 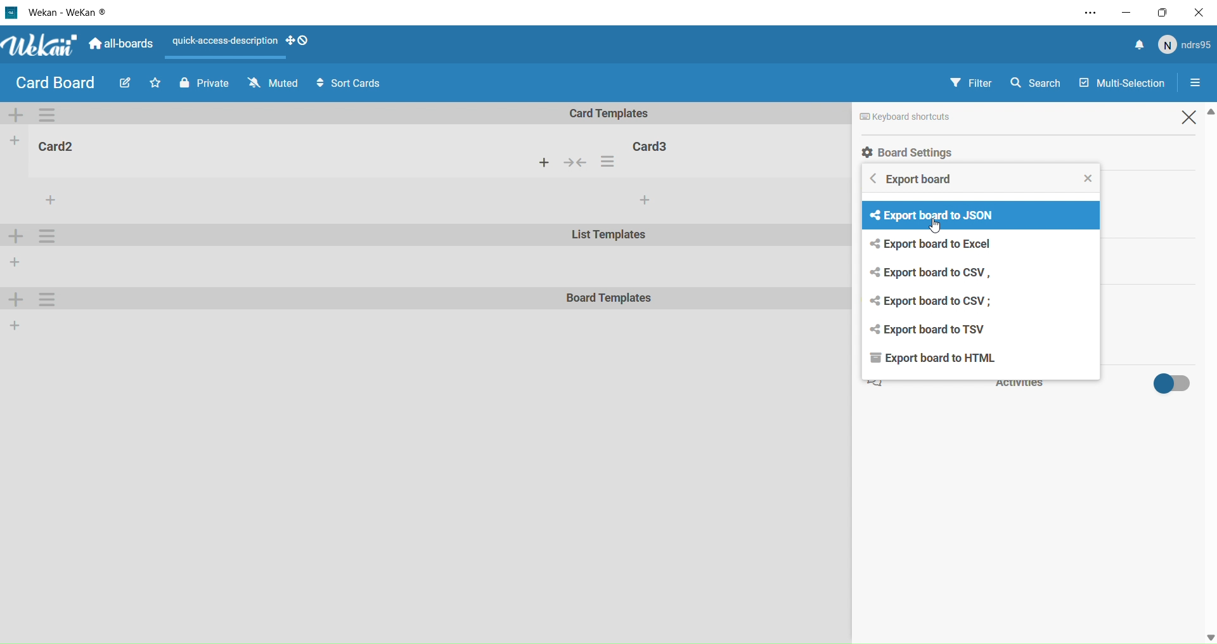 What do you see at coordinates (936, 273) in the screenshot?
I see `Export to CSV` at bounding box center [936, 273].